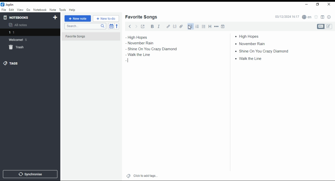  Describe the element at coordinates (146, 175) in the screenshot. I see `click to add tags` at that location.